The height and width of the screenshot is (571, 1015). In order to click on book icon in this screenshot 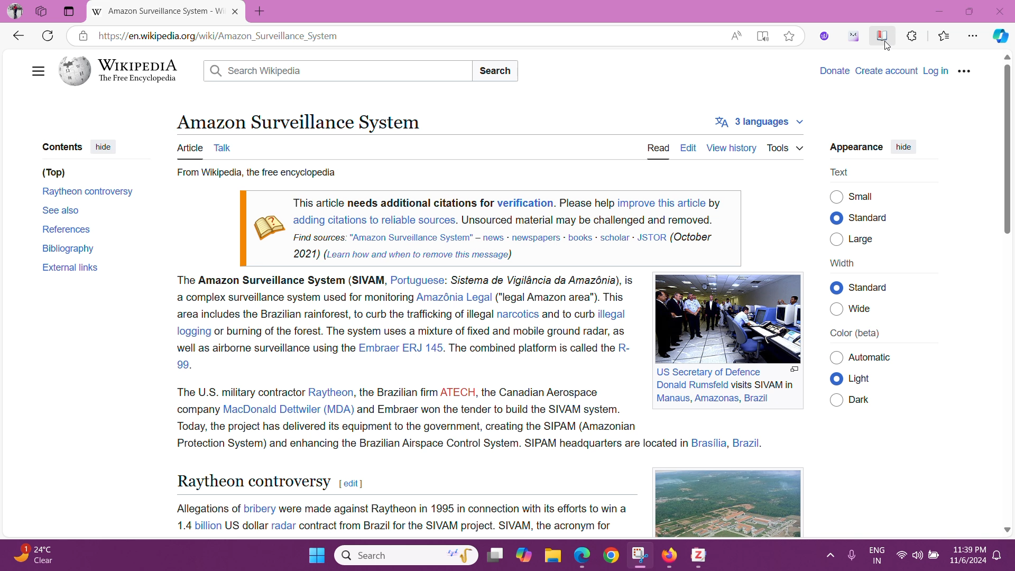, I will do `click(267, 224)`.